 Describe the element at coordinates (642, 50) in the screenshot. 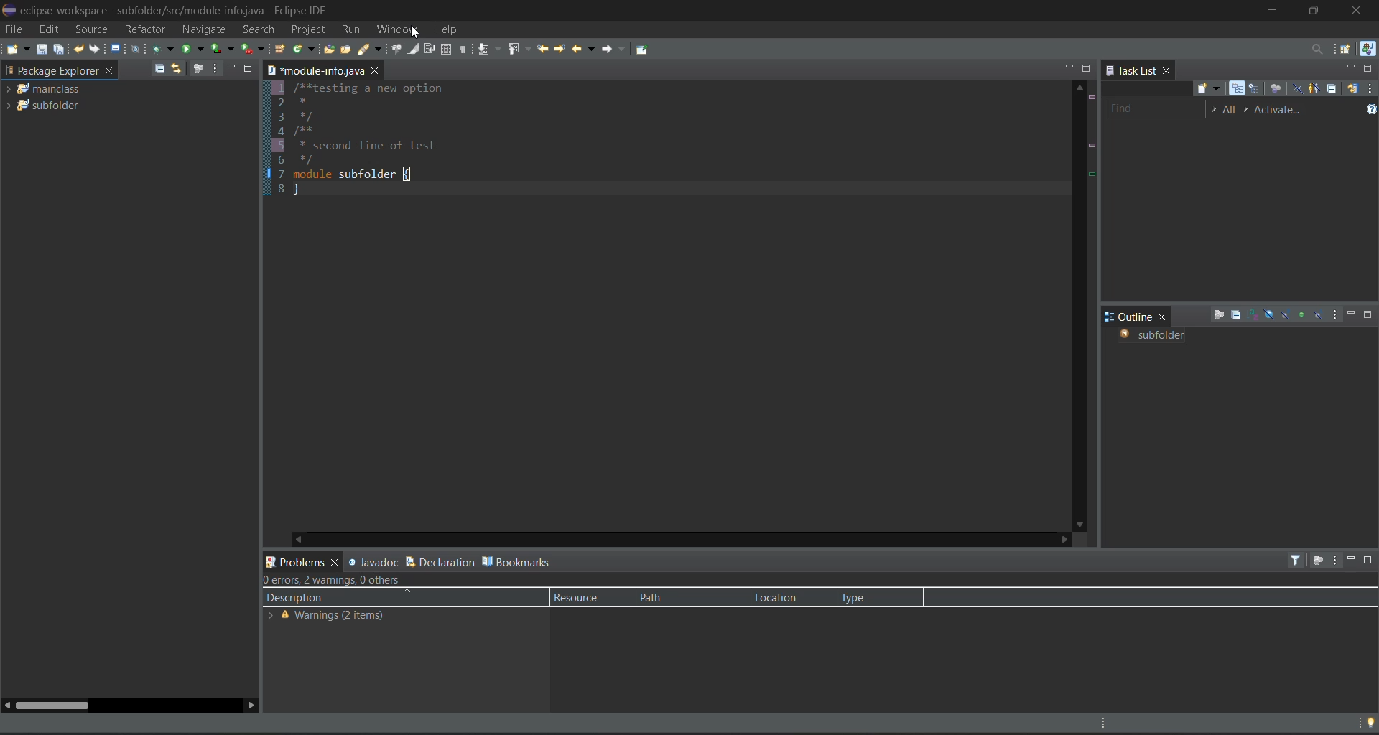

I see `pin editor` at that location.